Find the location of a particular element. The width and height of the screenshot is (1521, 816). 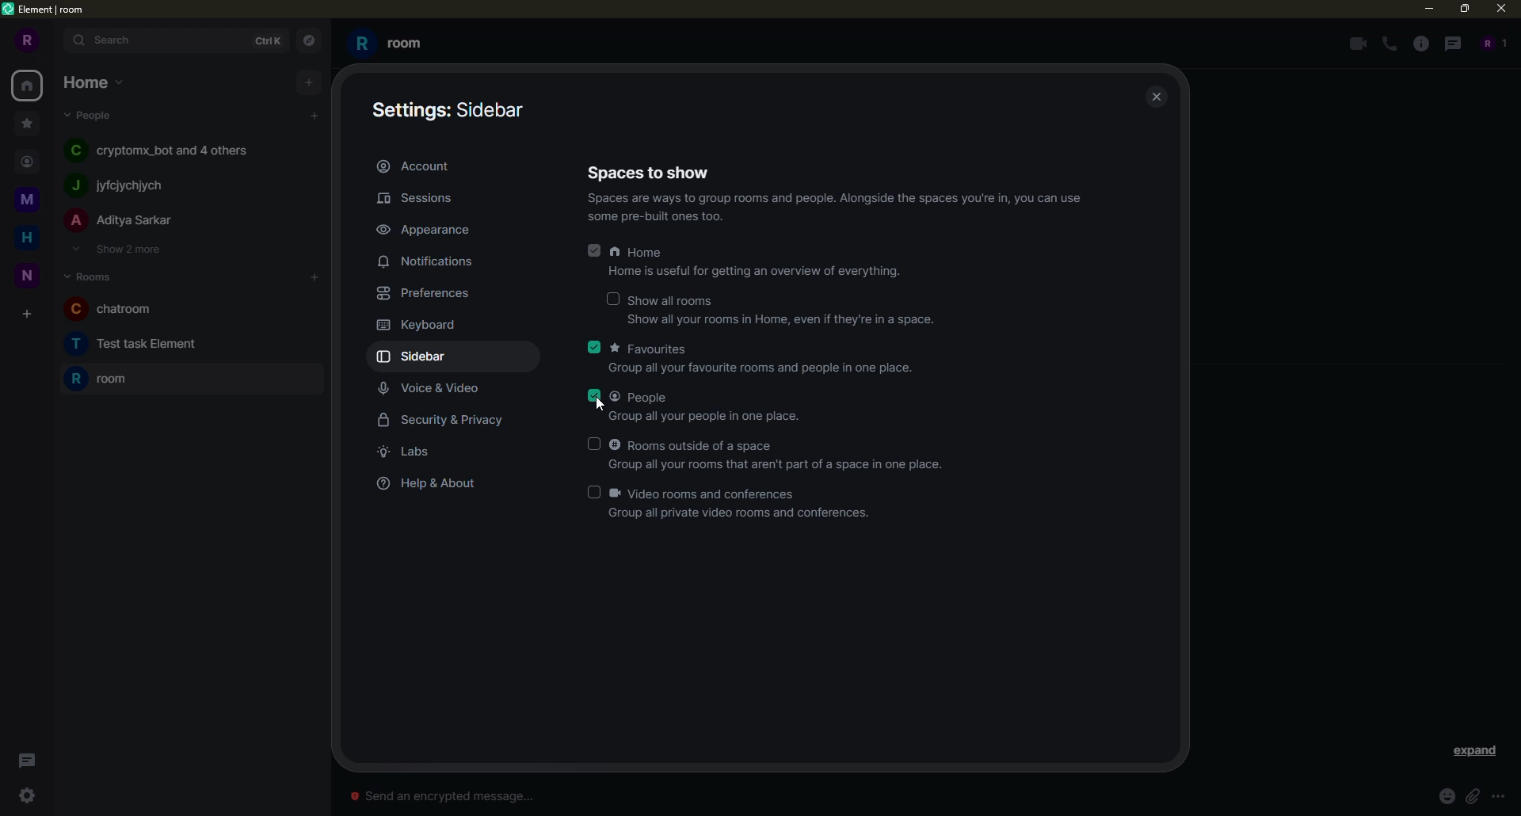

minimize is located at coordinates (1424, 9).